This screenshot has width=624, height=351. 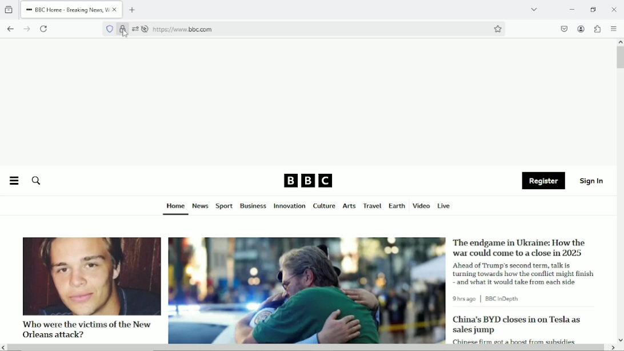 What do you see at coordinates (620, 42) in the screenshot?
I see `scroll up` at bounding box center [620, 42].